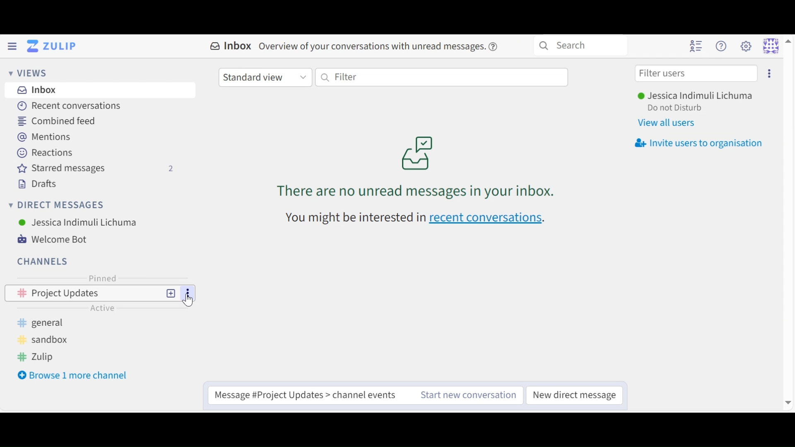 This screenshot has height=447, width=795. Describe the element at coordinates (722, 45) in the screenshot. I see `Help menu` at that location.